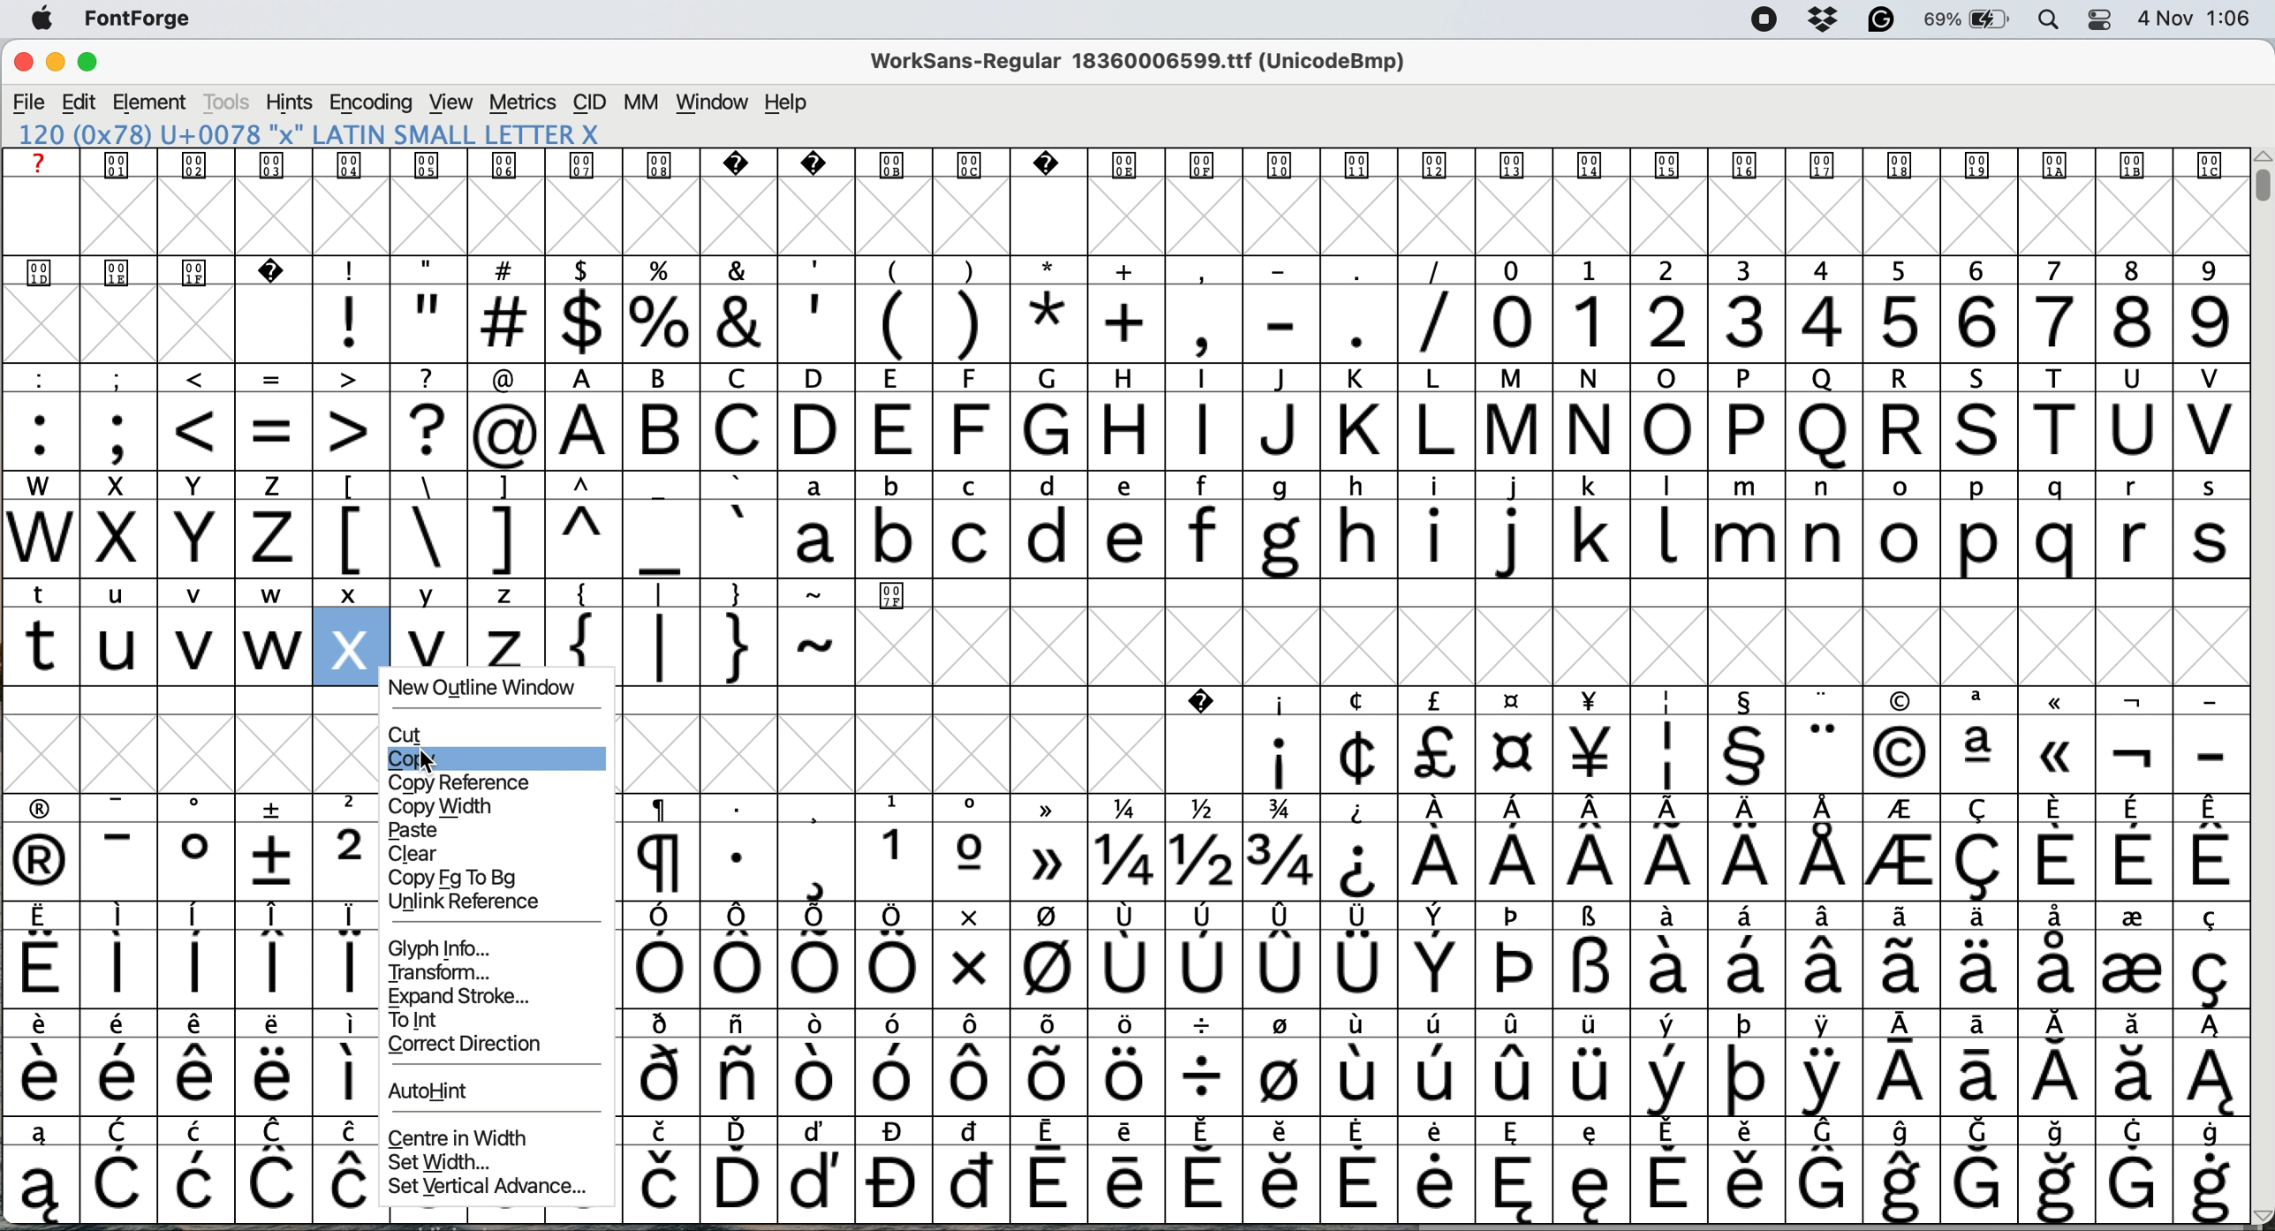 The image size is (2275, 1231). I want to click on special characters, so click(193, 1076).